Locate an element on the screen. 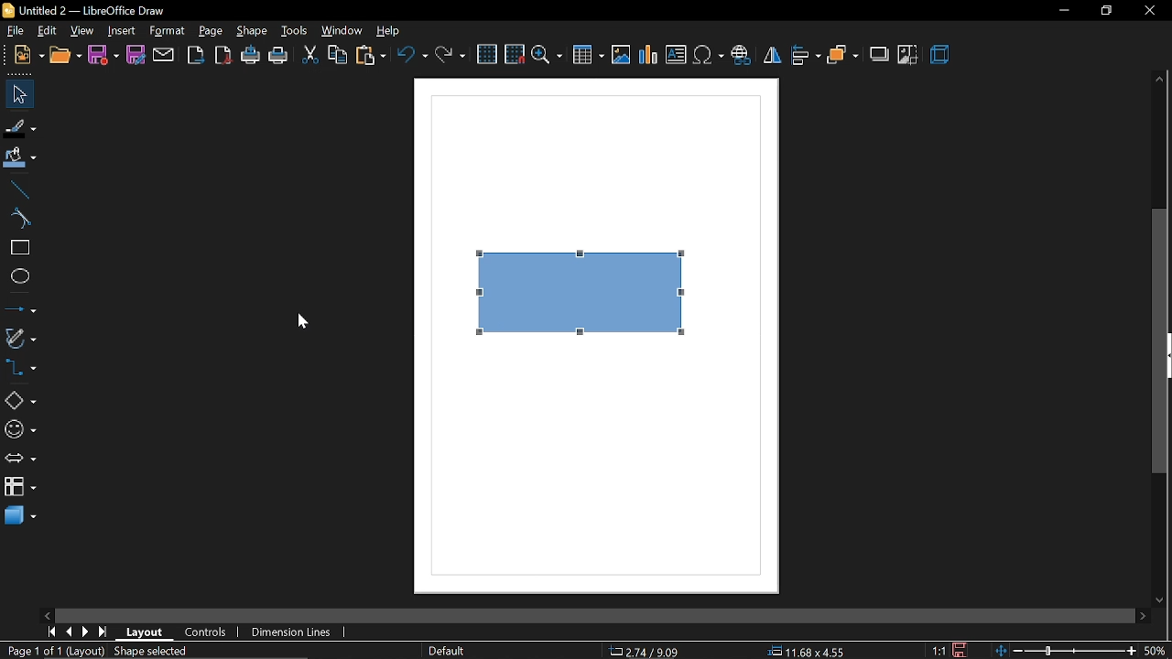 The image size is (1172, 659). curves and arrows is located at coordinates (21, 338).